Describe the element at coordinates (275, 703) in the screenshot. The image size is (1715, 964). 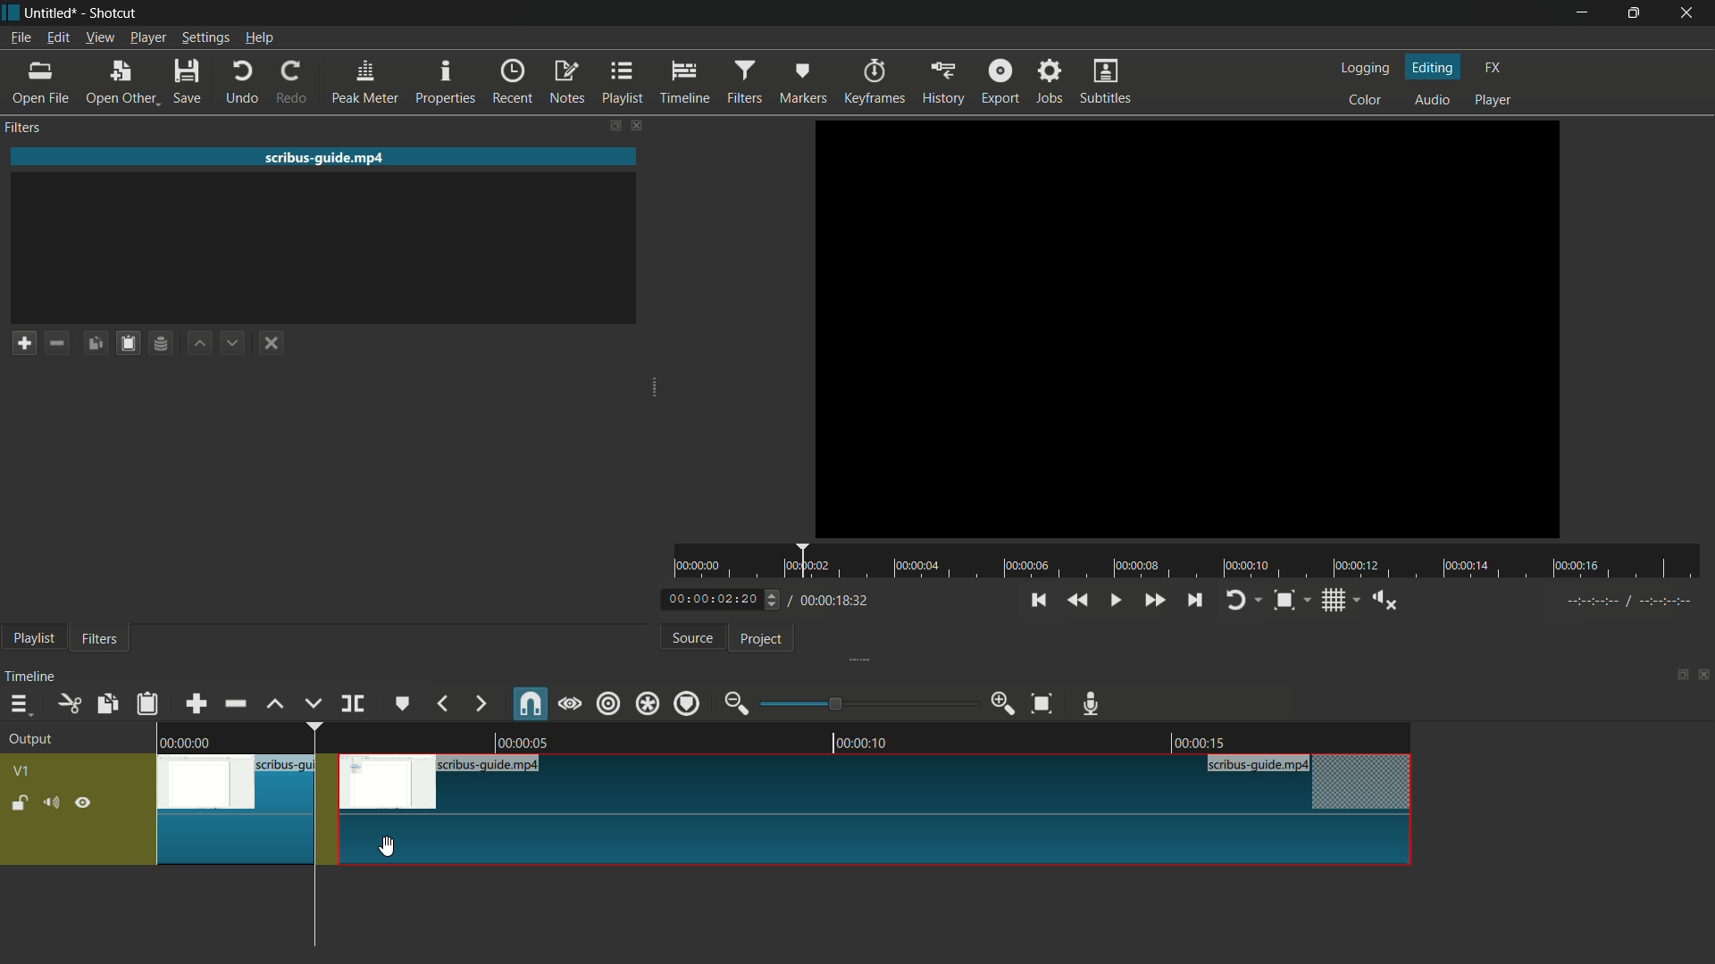
I see `lift` at that location.